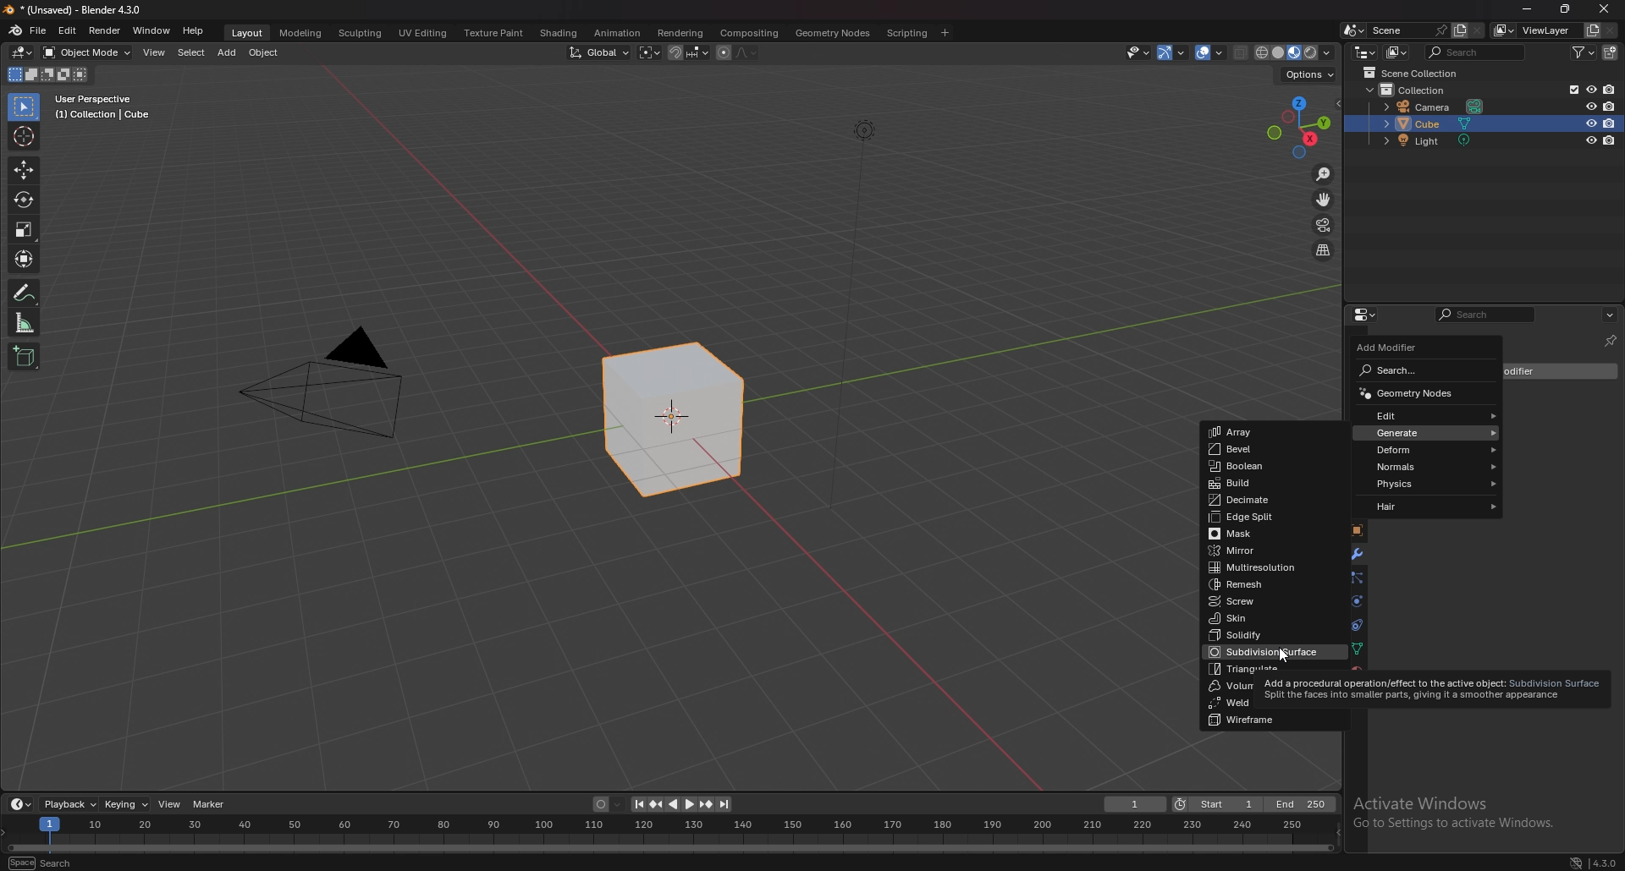 This screenshot has width=1625, height=871. I want to click on version, so click(1606, 861).